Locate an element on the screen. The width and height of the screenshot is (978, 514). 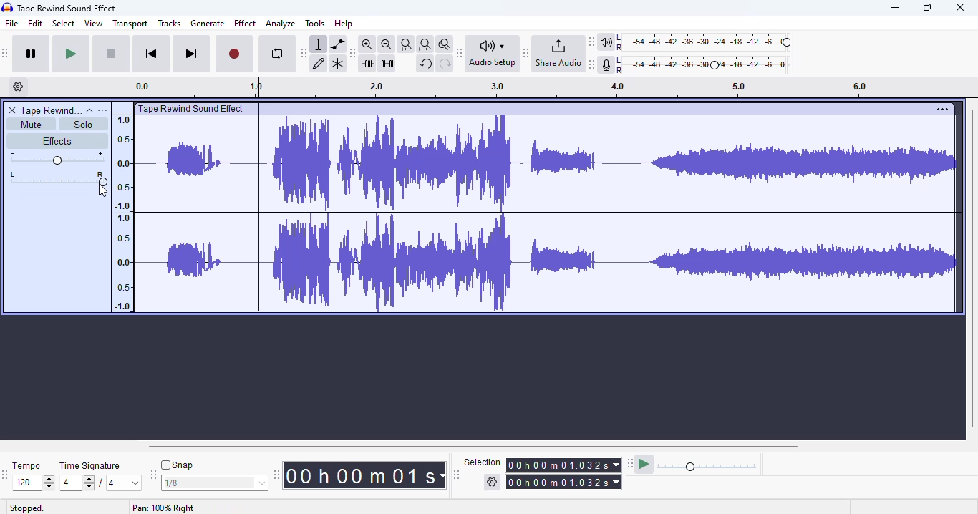
snap is located at coordinates (177, 465).